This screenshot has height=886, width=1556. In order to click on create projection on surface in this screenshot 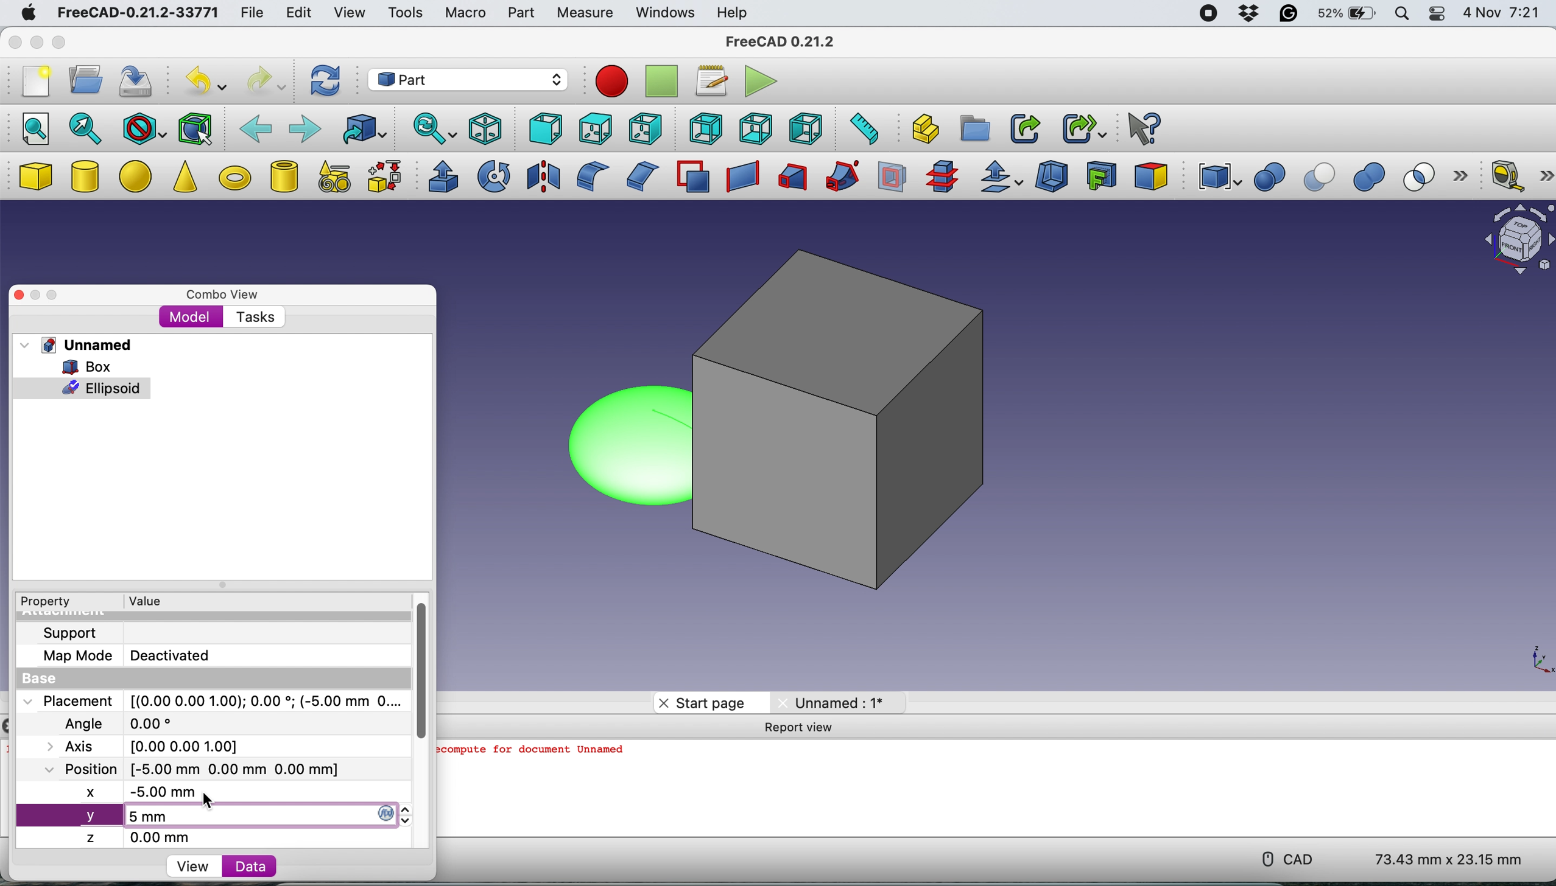, I will do `click(1102, 175)`.